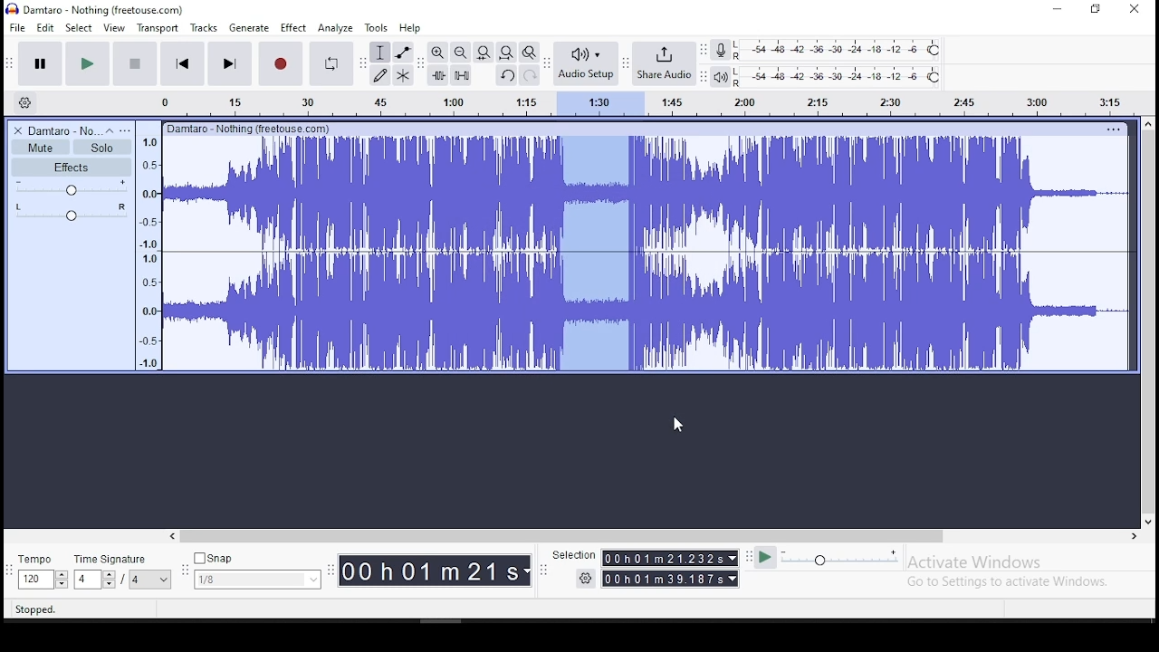 Image resolution: width=1159 pixels, height=652 pixels. Describe the element at coordinates (311, 580) in the screenshot. I see `drop down` at that location.